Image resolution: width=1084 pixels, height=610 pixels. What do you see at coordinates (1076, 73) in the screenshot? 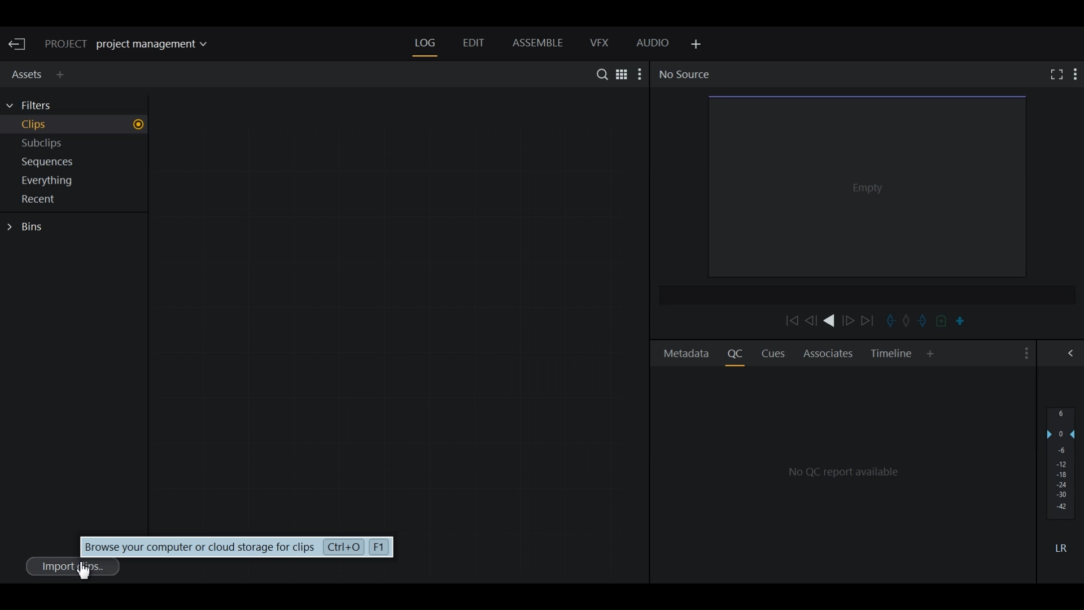
I see `Show settings menu` at bounding box center [1076, 73].